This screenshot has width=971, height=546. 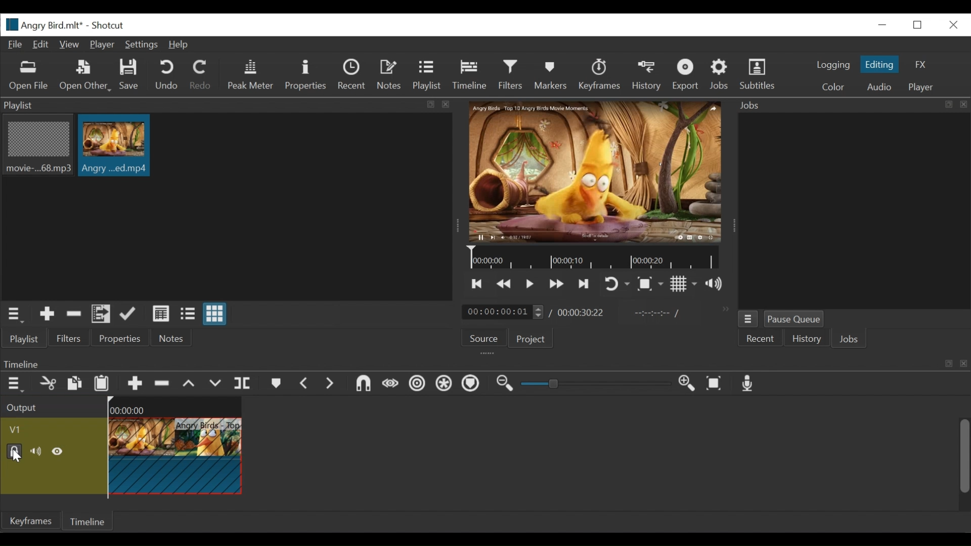 What do you see at coordinates (119, 338) in the screenshot?
I see `Properties` at bounding box center [119, 338].